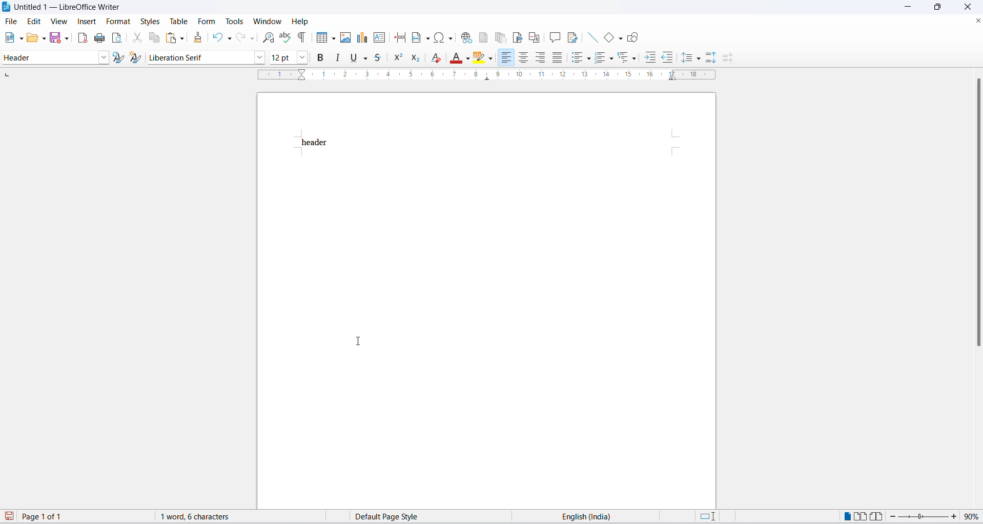  I want to click on basic shapes options, so click(620, 39).